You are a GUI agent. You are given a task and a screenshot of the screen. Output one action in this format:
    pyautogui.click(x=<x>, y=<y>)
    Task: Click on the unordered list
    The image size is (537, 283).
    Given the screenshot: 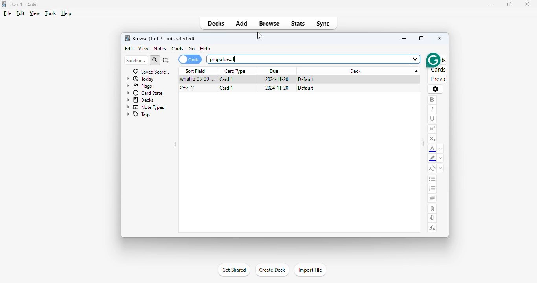 What is the action you would take?
    pyautogui.click(x=432, y=180)
    